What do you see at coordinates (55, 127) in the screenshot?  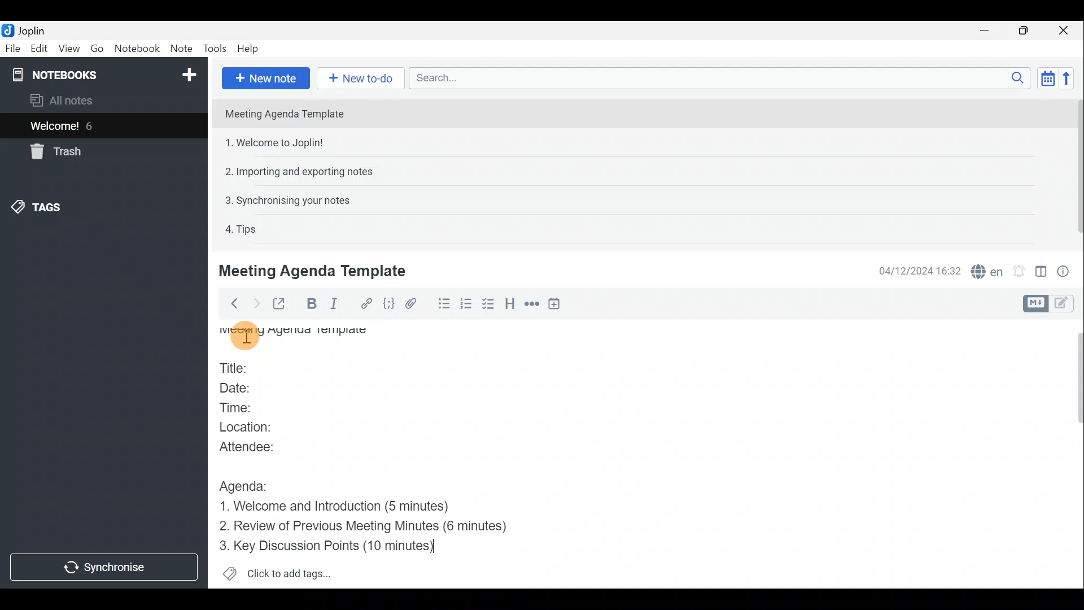 I see `Welcome!` at bounding box center [55, 127].